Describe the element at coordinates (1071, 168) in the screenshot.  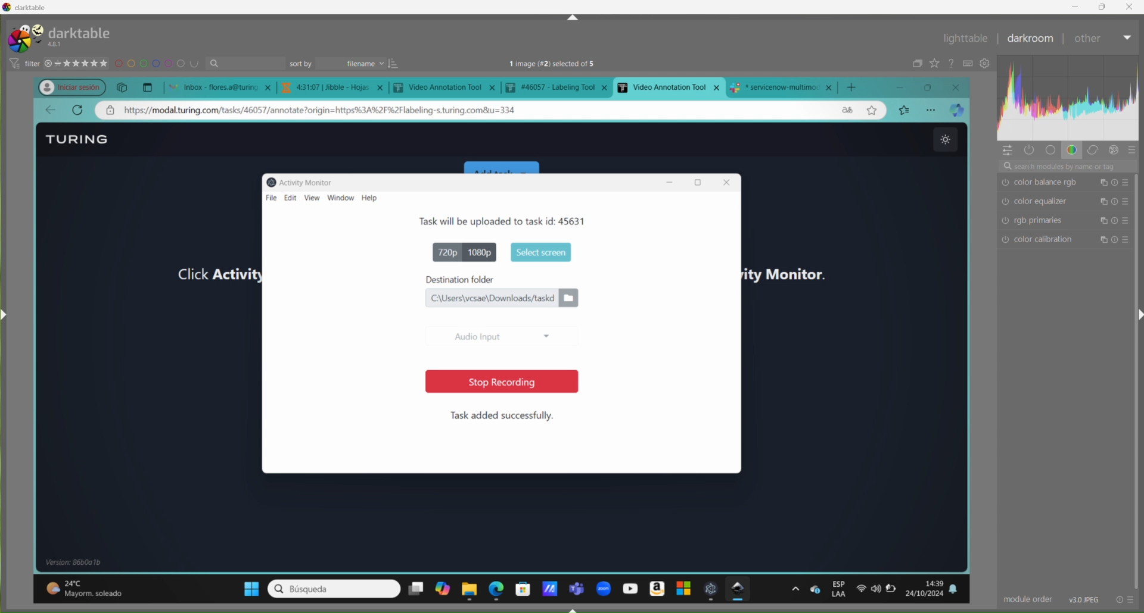
I see `search` at that location.